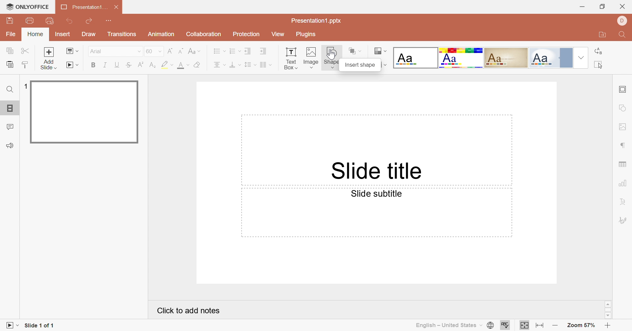 The image size is (632, 331). Describe the element at coordinates (198, 65) in the screenshot. I see `Clear style` at that location.